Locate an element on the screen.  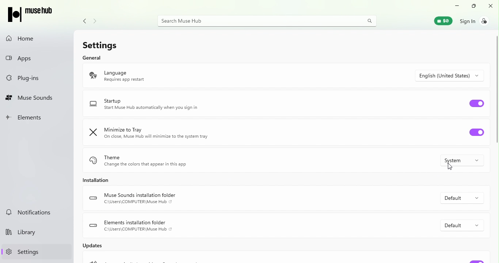
Settings is located at coordinates (24, 251).